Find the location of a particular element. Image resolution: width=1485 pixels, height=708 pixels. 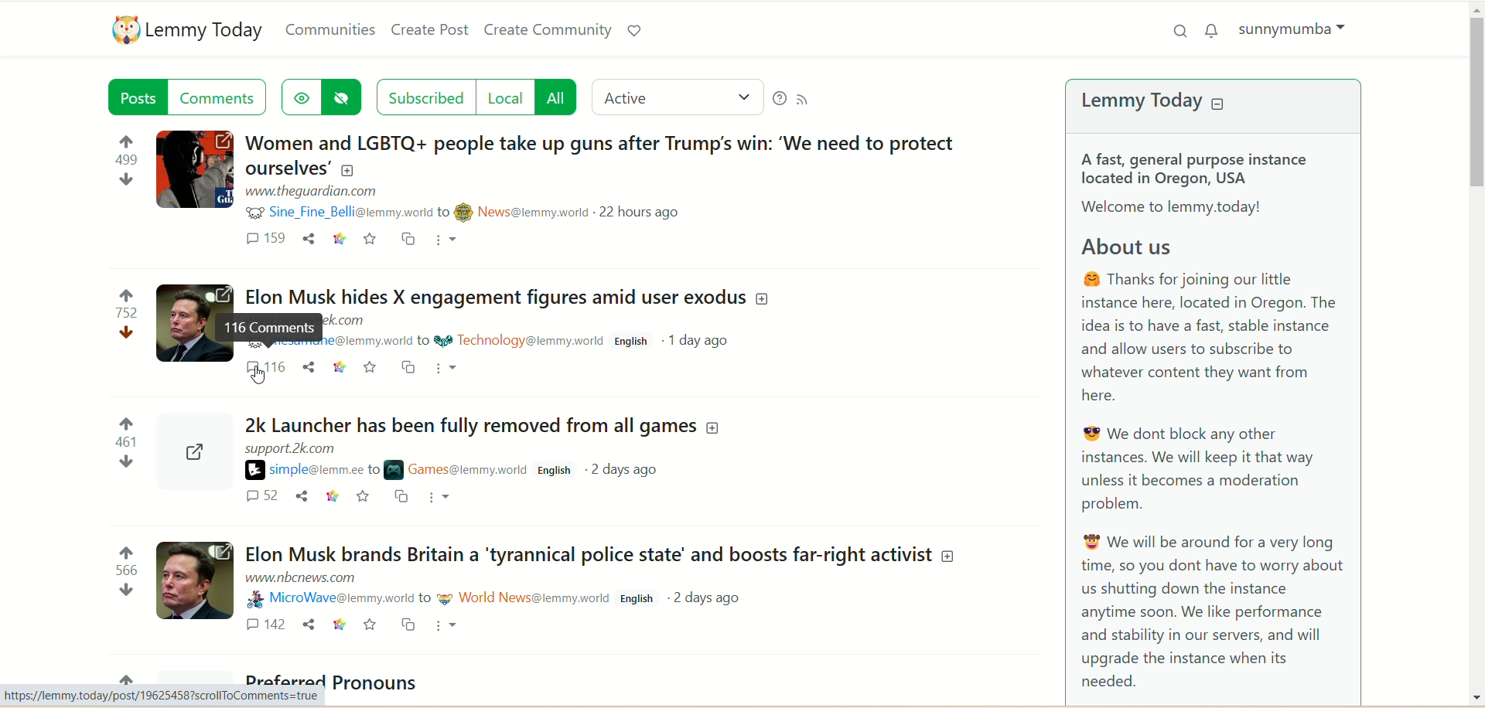

cross-post is located at coordinates (407, 238).